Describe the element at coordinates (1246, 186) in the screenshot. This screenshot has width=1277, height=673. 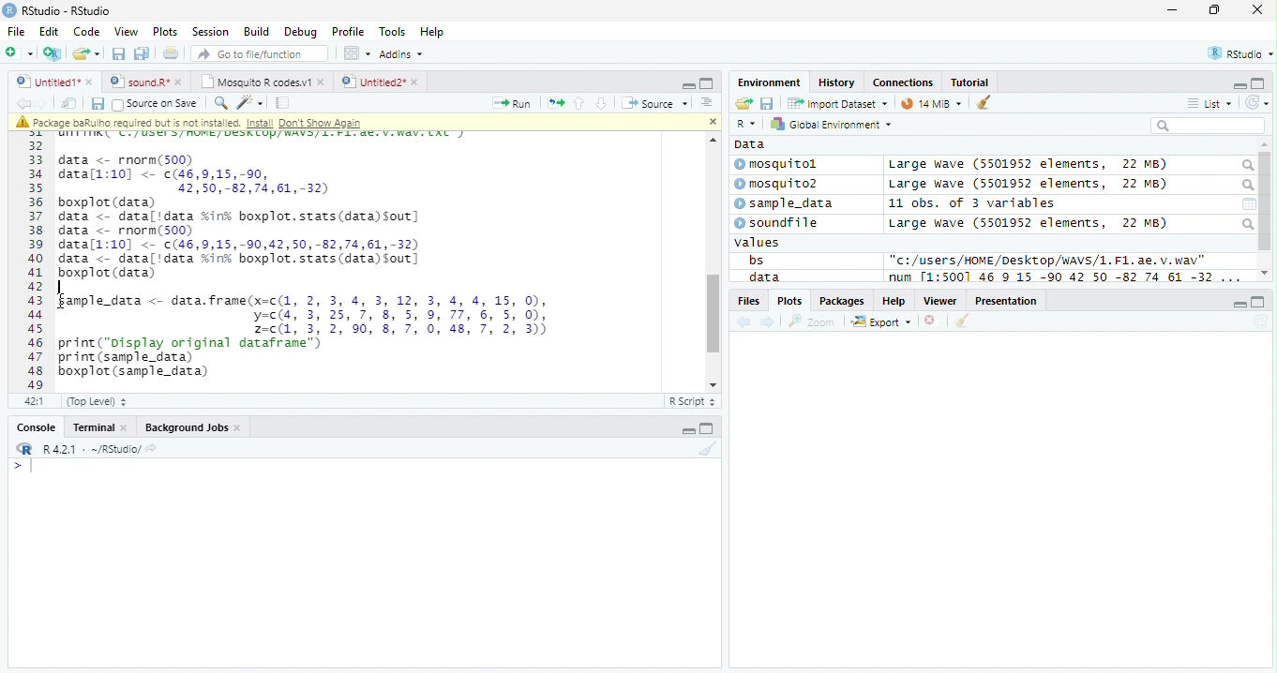
I see `search` at that location.